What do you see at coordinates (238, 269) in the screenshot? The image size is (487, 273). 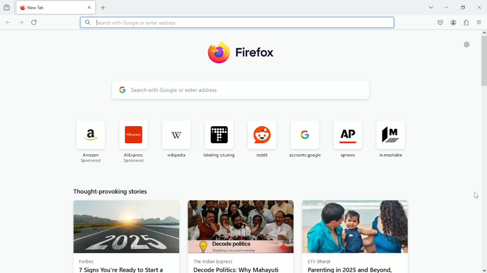 I see `Decode Politics: Why Mahay` at bounding box center [238, 269].